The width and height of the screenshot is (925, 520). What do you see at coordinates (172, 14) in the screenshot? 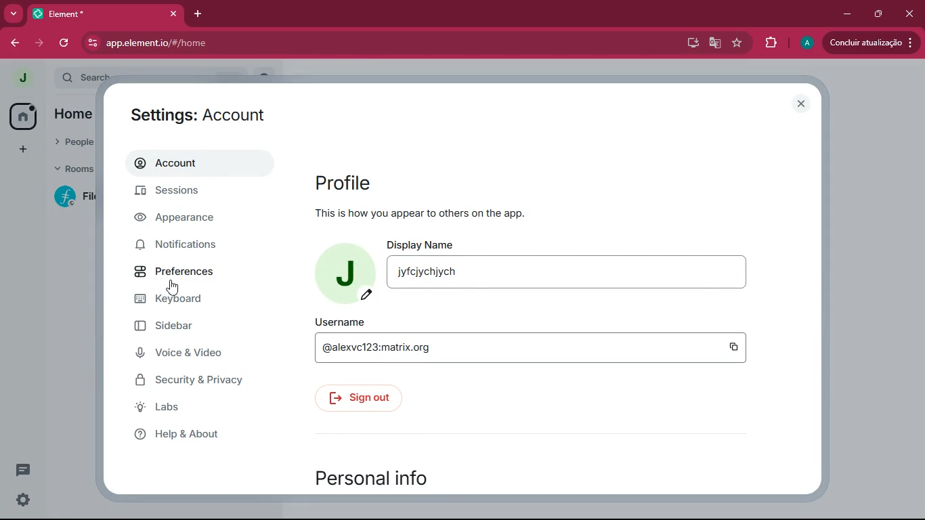
I see `close` at bounding box center [172, 14].